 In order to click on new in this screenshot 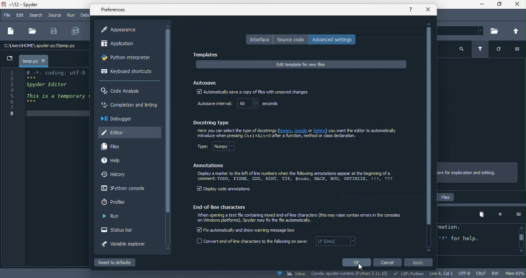, I will do `click(10, 32)`.